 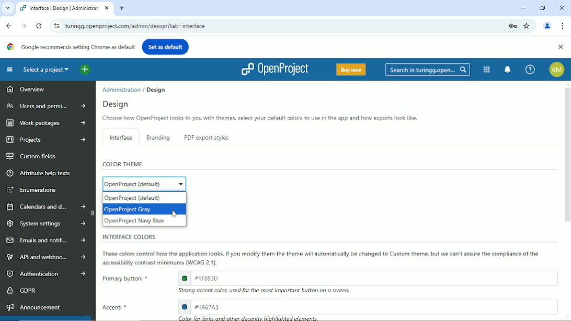 I want to click on Work packages, so click(x=43, y=123).